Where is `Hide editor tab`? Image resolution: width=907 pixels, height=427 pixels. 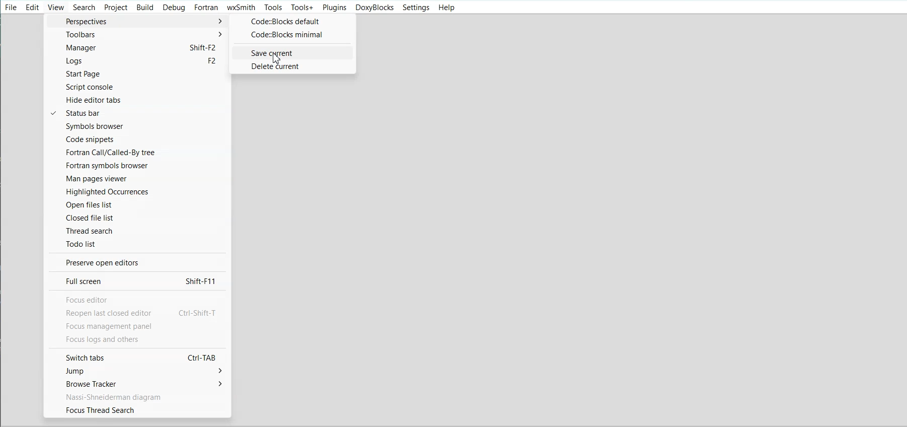
Hide editor tab is located at coordinates (138, 100).